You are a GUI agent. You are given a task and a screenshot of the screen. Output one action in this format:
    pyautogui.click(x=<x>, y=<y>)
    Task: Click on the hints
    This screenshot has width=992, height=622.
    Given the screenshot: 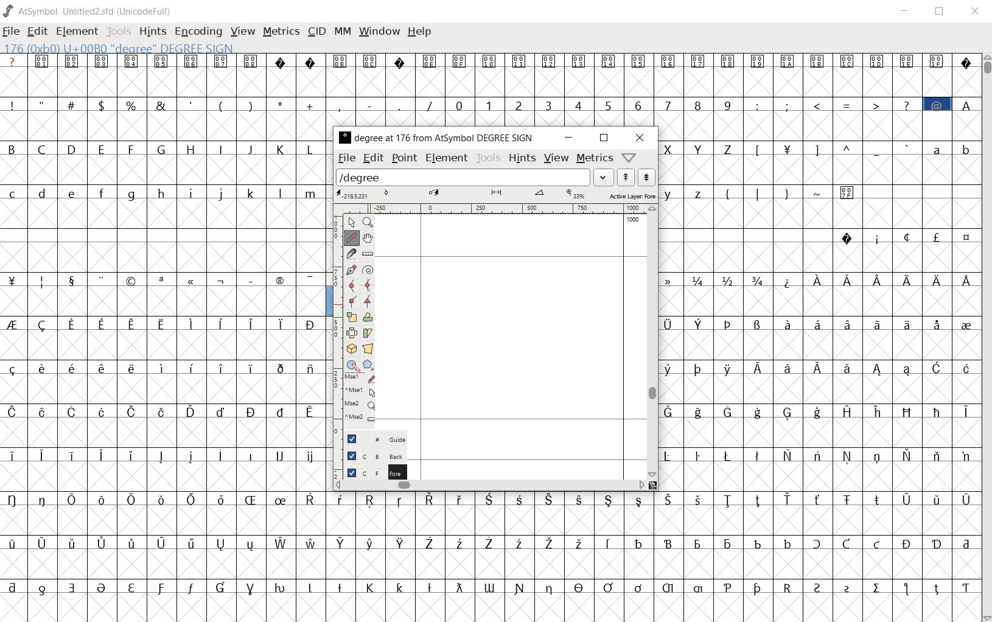 What is the action you would take?
    pyautogui.click(x=522, y=158)
    